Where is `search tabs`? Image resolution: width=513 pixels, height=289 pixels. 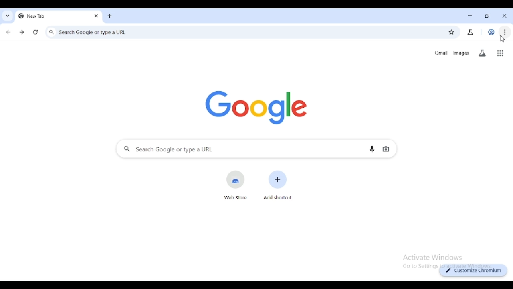 search tabs is located at coordinates (7, 16).